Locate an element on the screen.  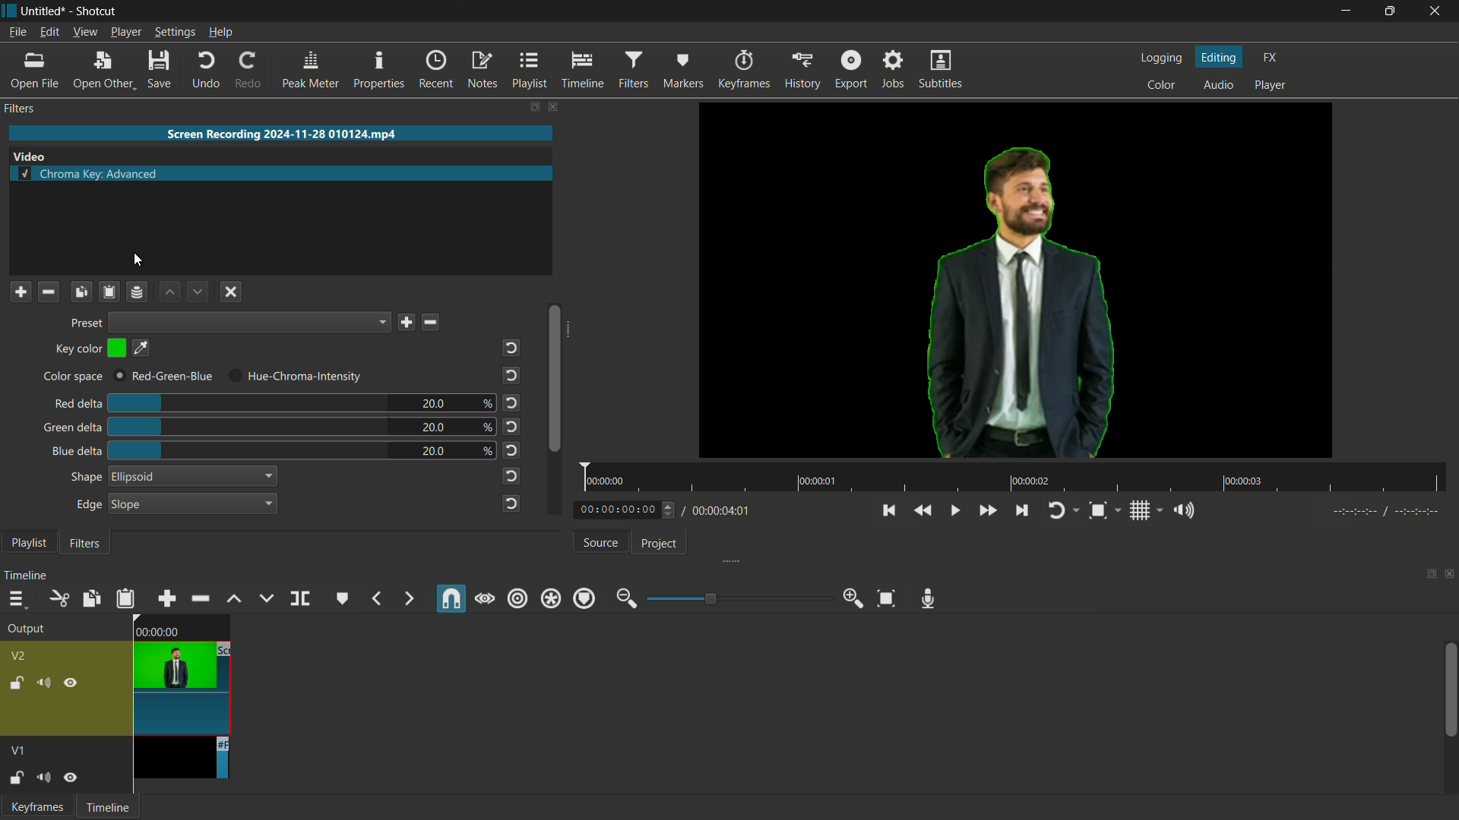
peak meter is located at coordinates (309, 69).